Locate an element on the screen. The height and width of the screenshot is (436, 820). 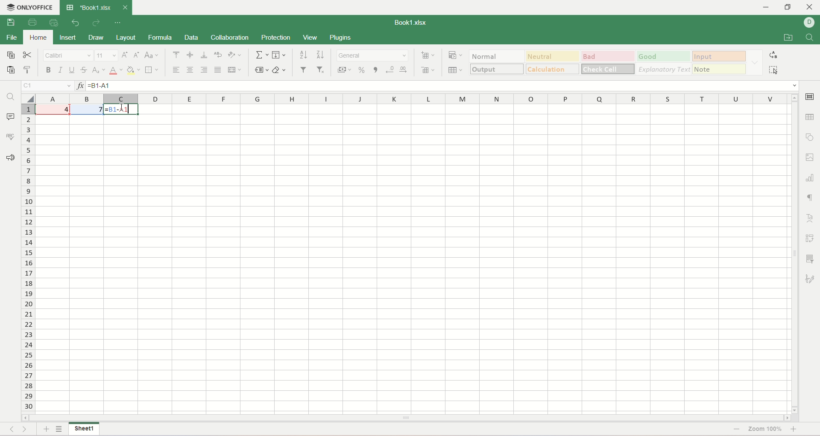
Plugins is located at coordinates (341, 37).